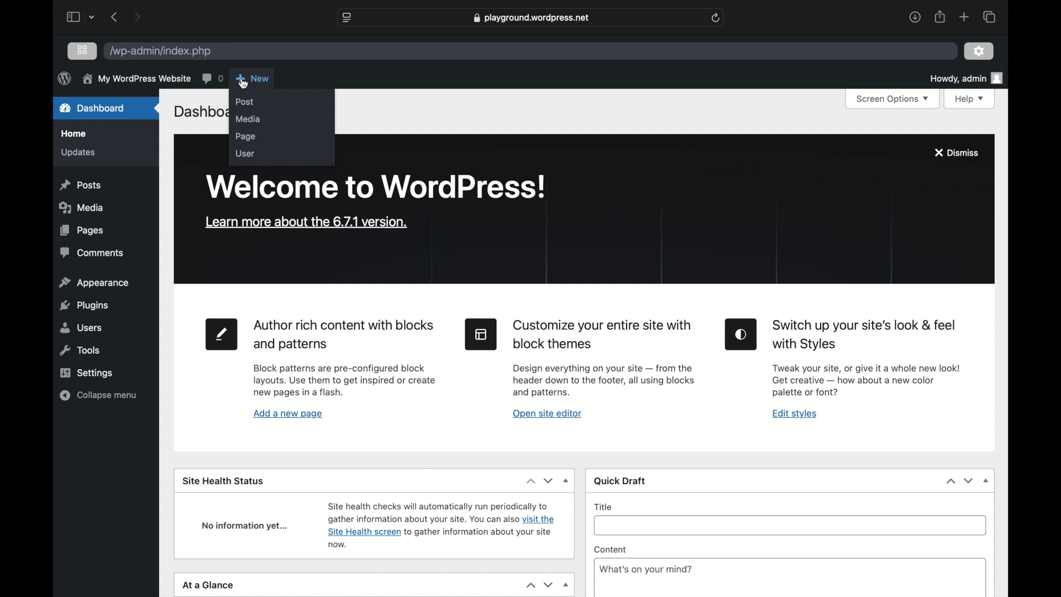 Image resolution: width=1061 pixels, height=597 pixels. Describe the element at coordinates (440, 526) in the screenshot. I see `Site health checks will automatically run periodically to
gather information about your site. You can also visit the
Site Health screen to gather information about your site
now.` at that location.